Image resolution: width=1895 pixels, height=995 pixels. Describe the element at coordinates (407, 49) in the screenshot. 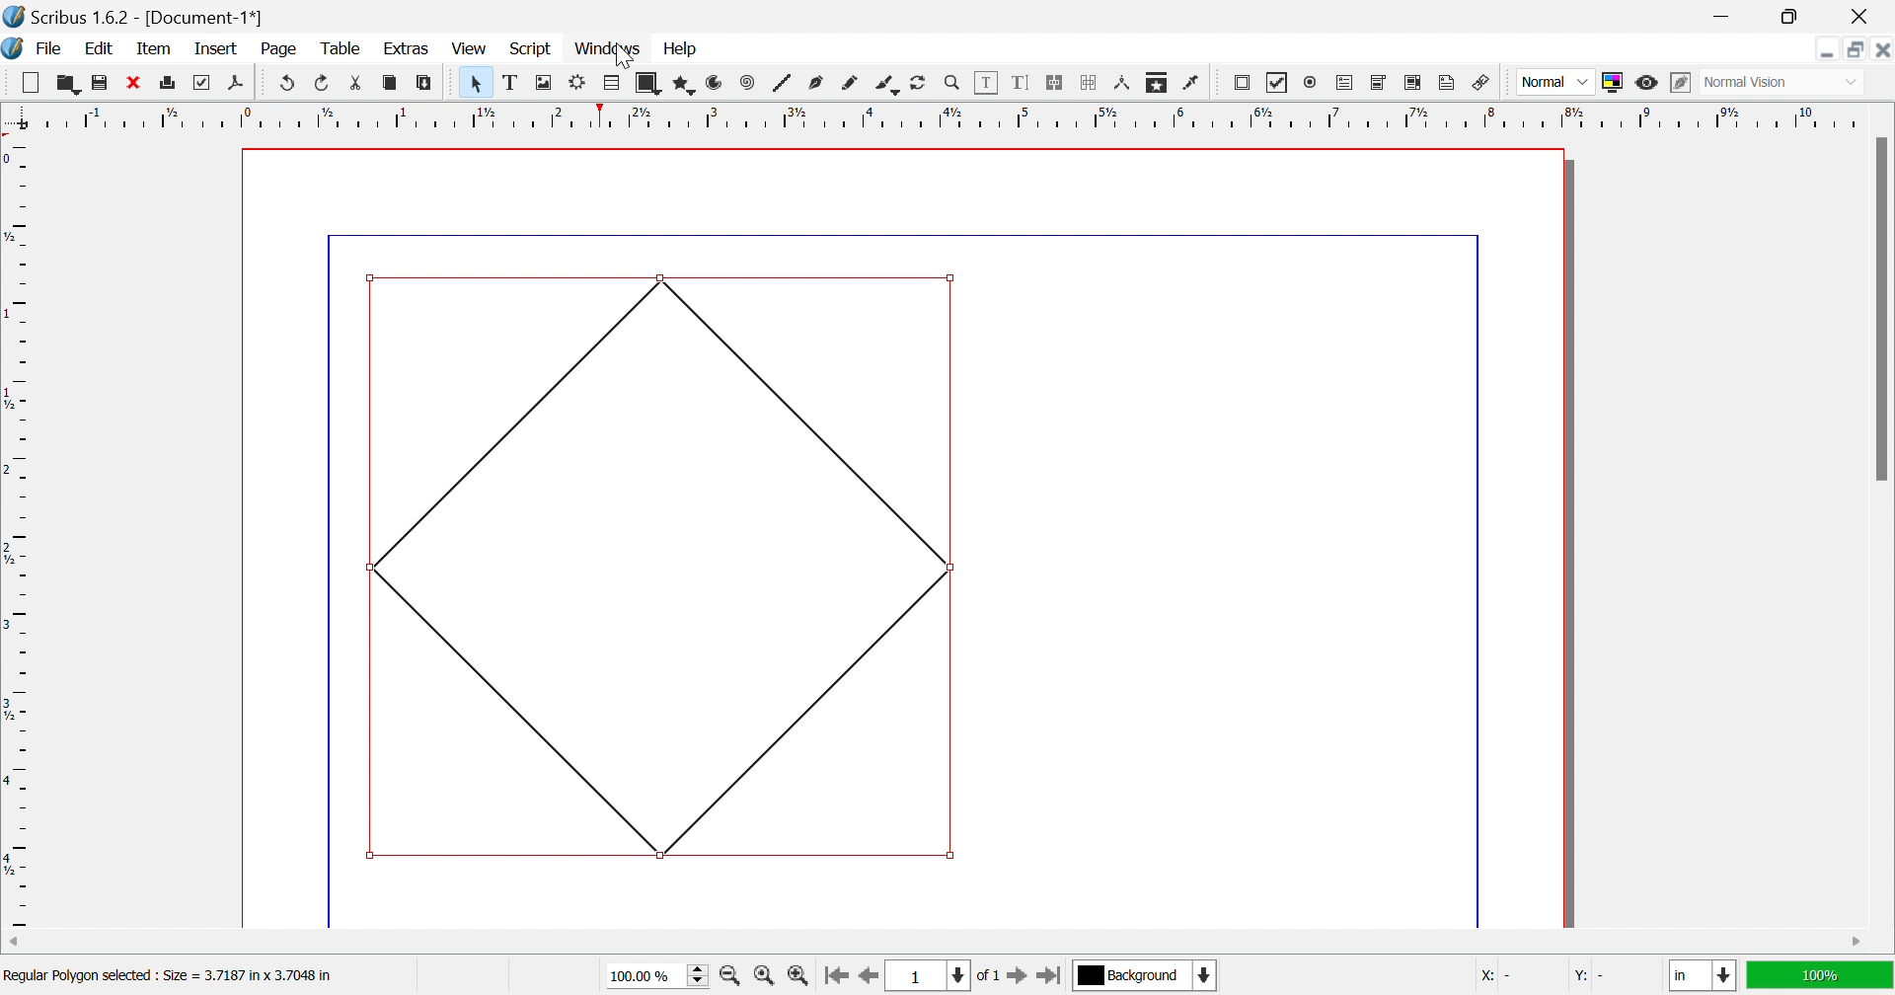

I see `Extras` at that location.